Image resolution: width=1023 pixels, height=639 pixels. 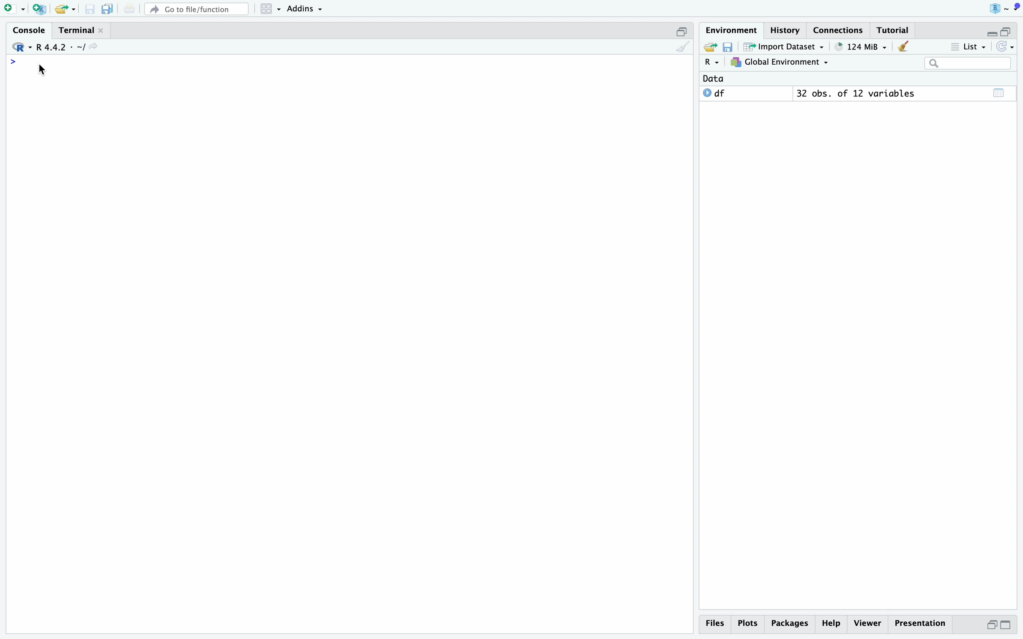 I want to click on close, so click(x=101, y=30).